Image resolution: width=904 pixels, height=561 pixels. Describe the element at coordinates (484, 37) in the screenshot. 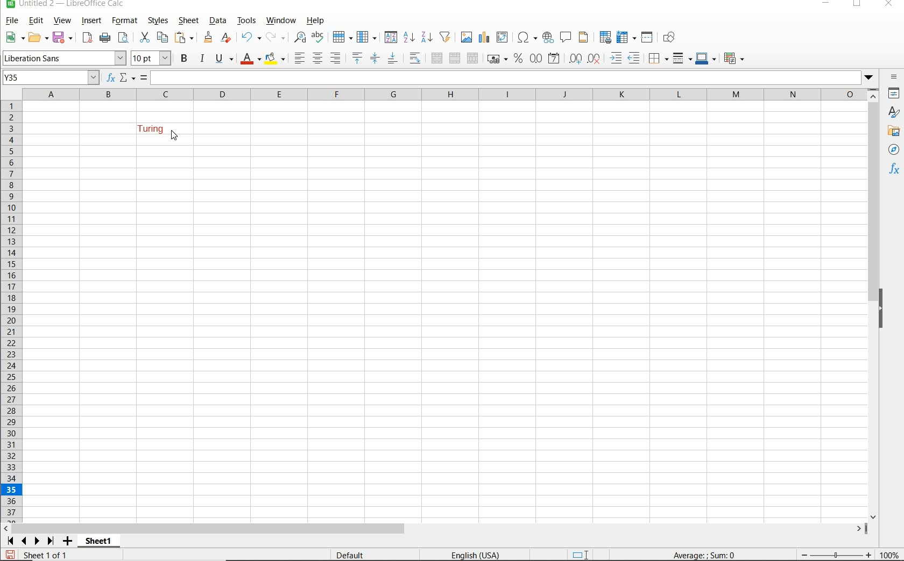

I see `INSERT CHAT` at that location.